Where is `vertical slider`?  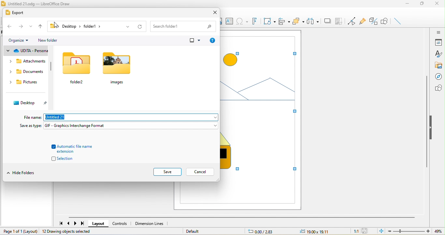
vertical slider is located at coordinates (427, 121).